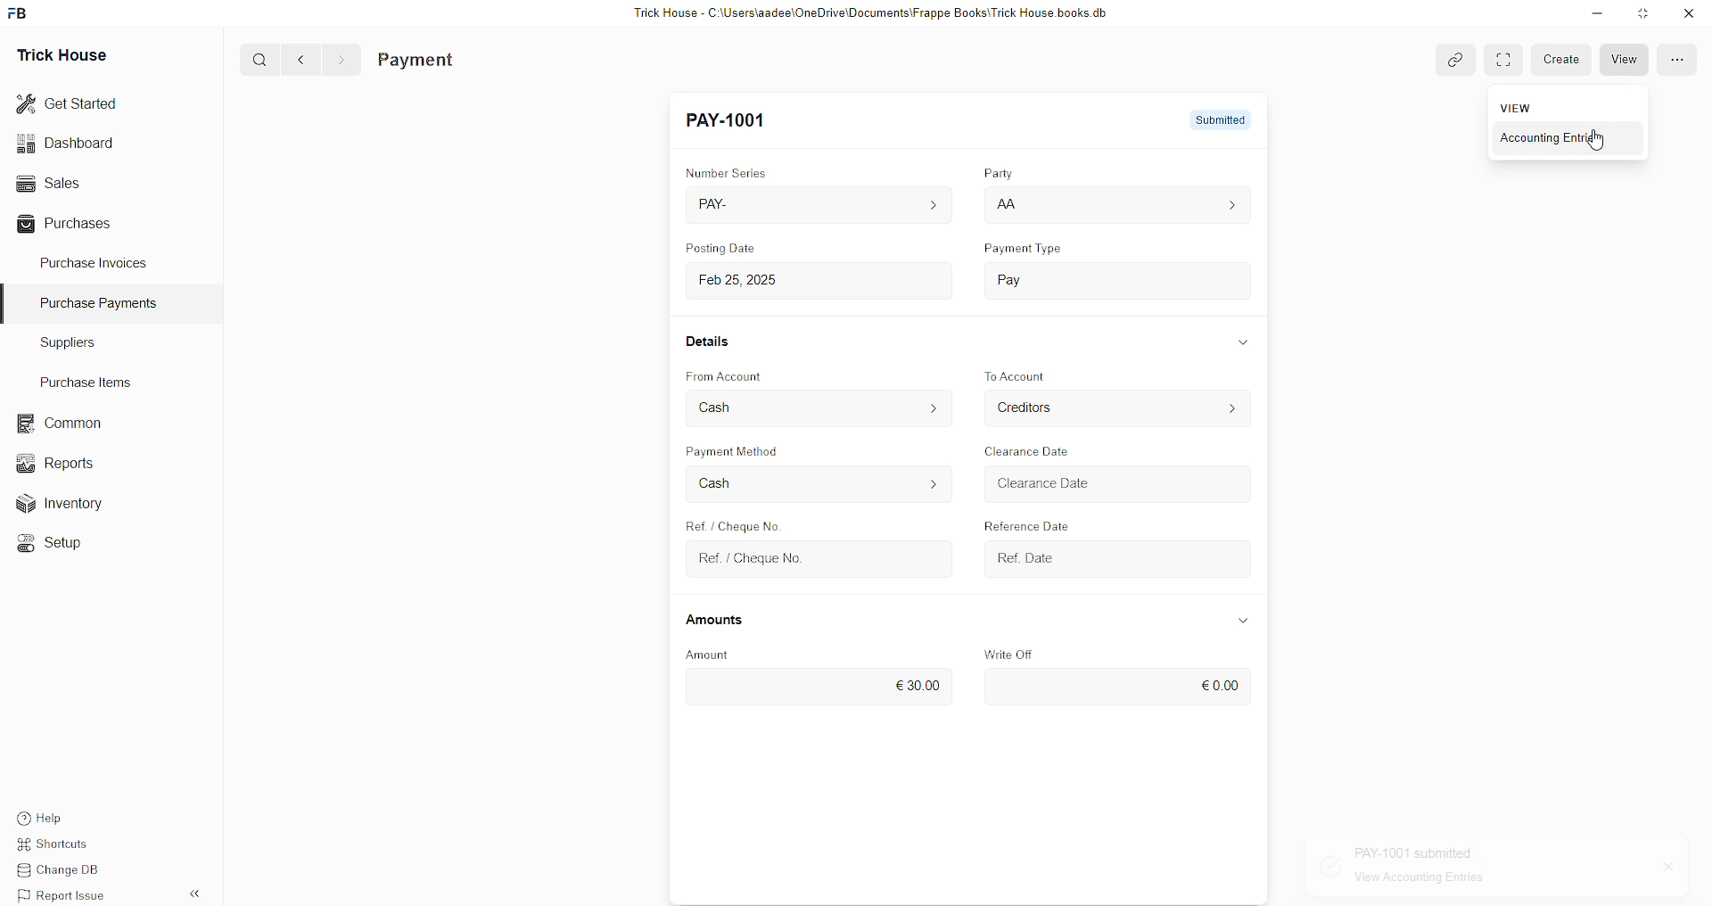 The width and height of the screenshot is (1712, 906). What do you see at coordinates (1599, 144) in the screenshot?
I see `cursor` at bounding box center [1599, 144].